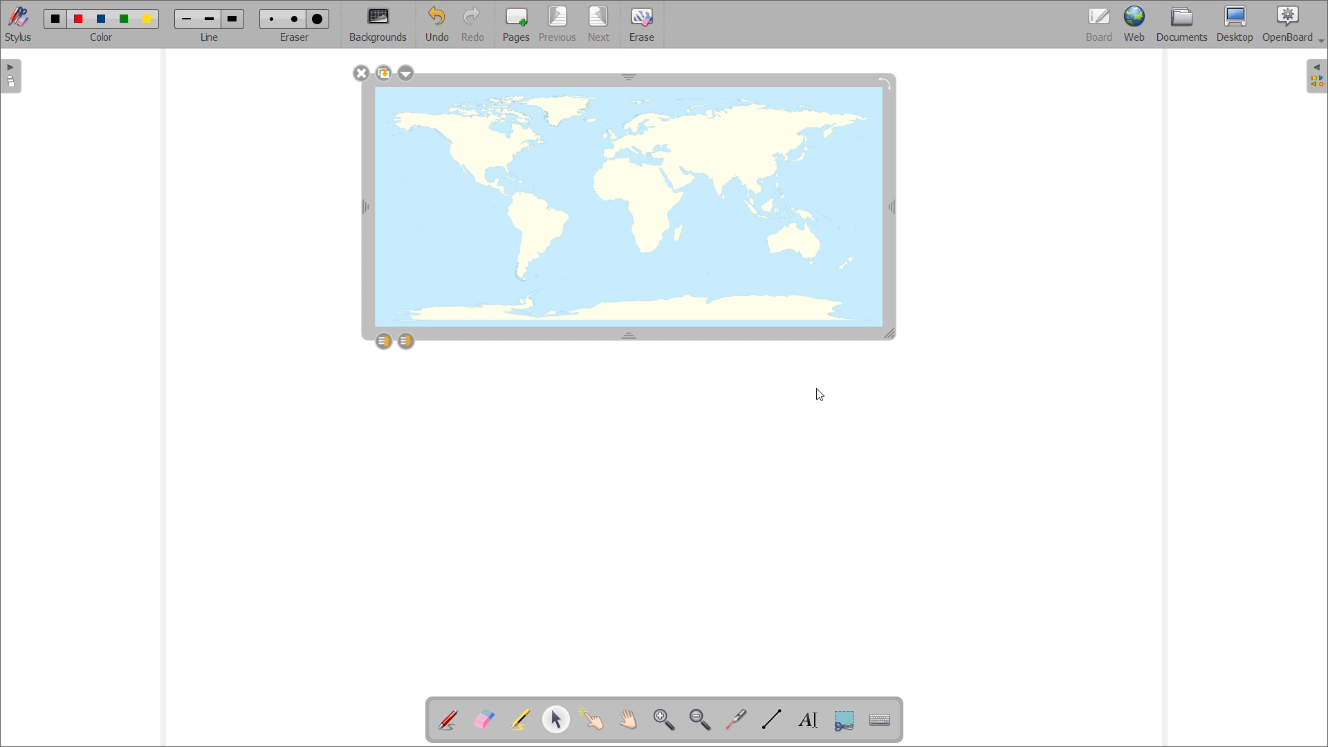  I want to click on color, so click(104, 37).